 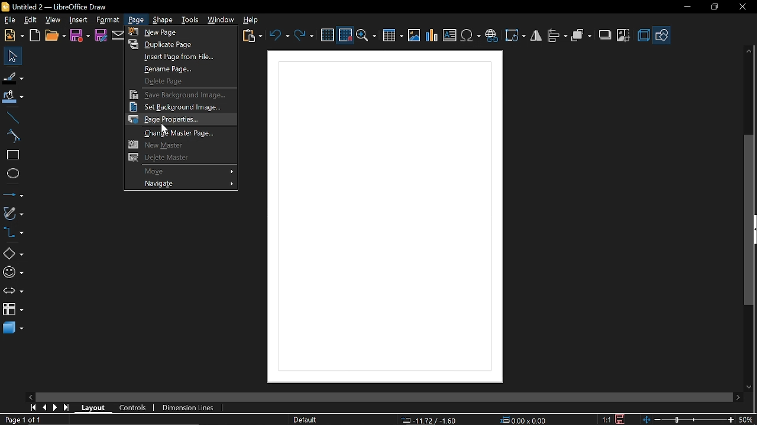 What do you see at coordinates (53, 21) in the screenshot?
I see `View` at bounding box center [53, 21].